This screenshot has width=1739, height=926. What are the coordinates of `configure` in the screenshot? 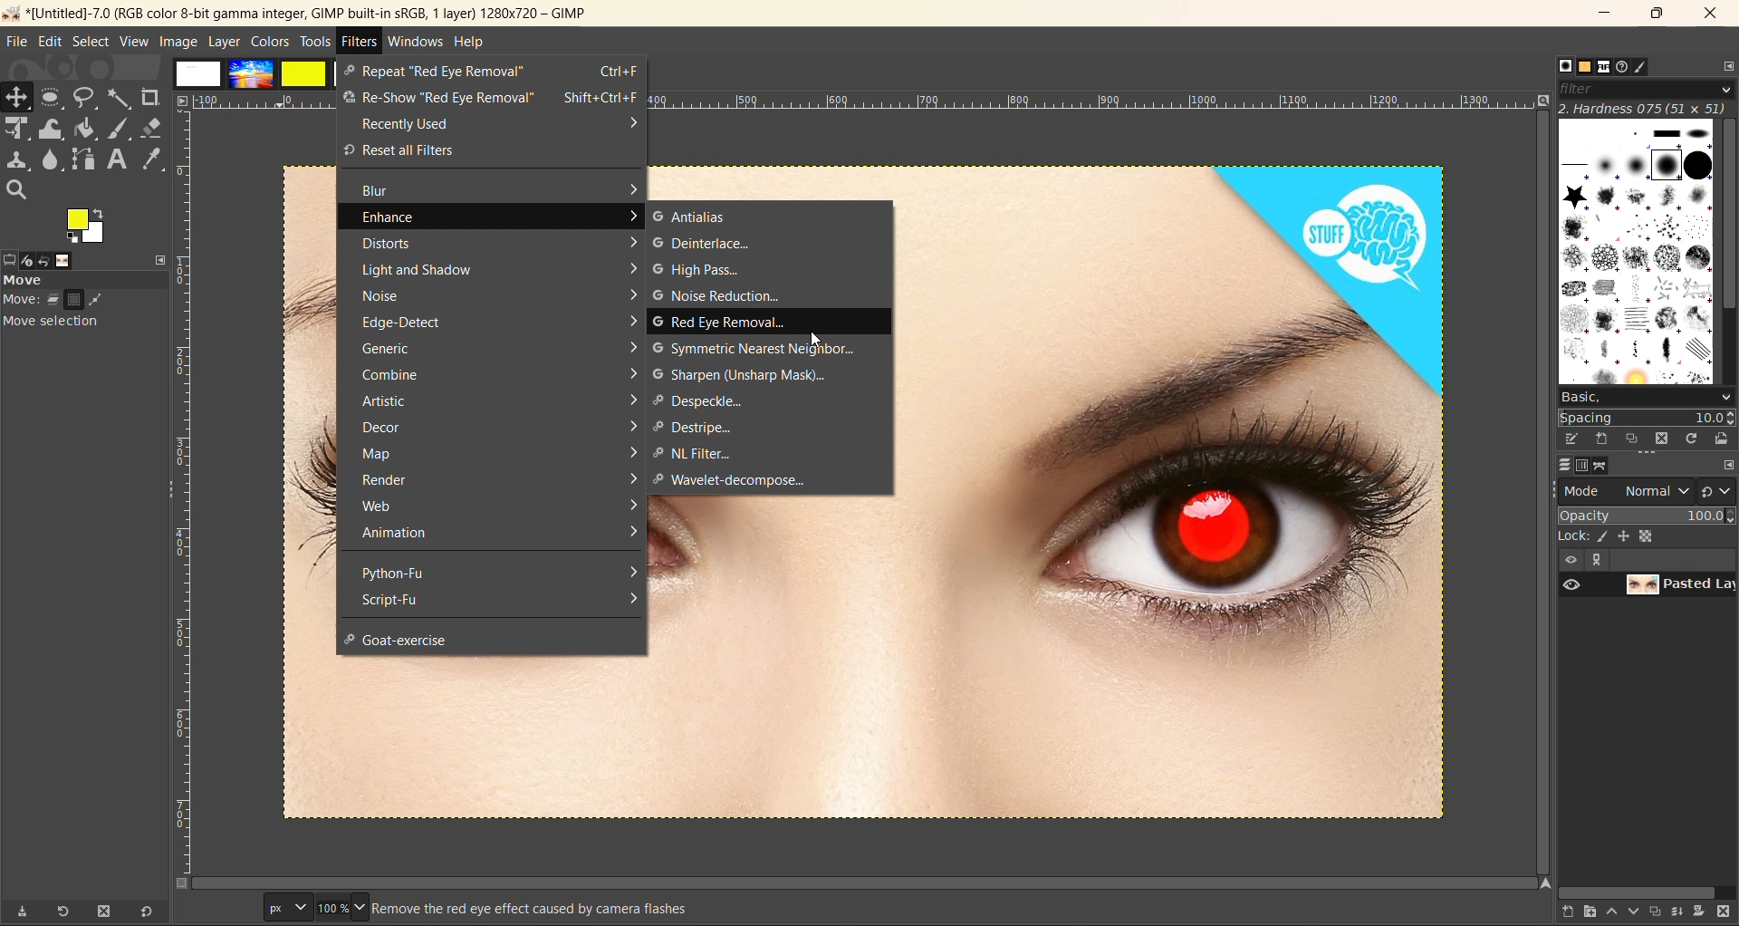 It's located at (1728, 65).